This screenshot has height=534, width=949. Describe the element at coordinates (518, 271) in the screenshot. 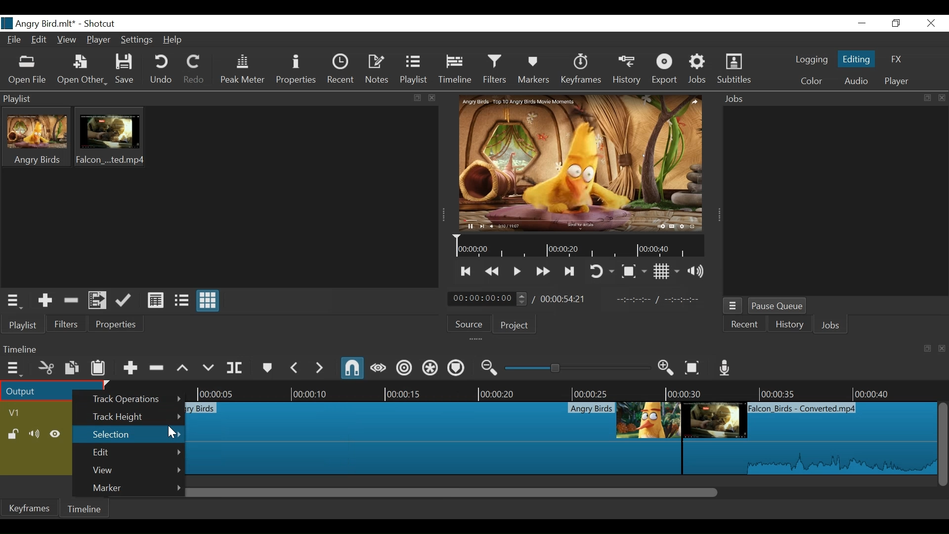

I see `Toggle play or pause` at that location.